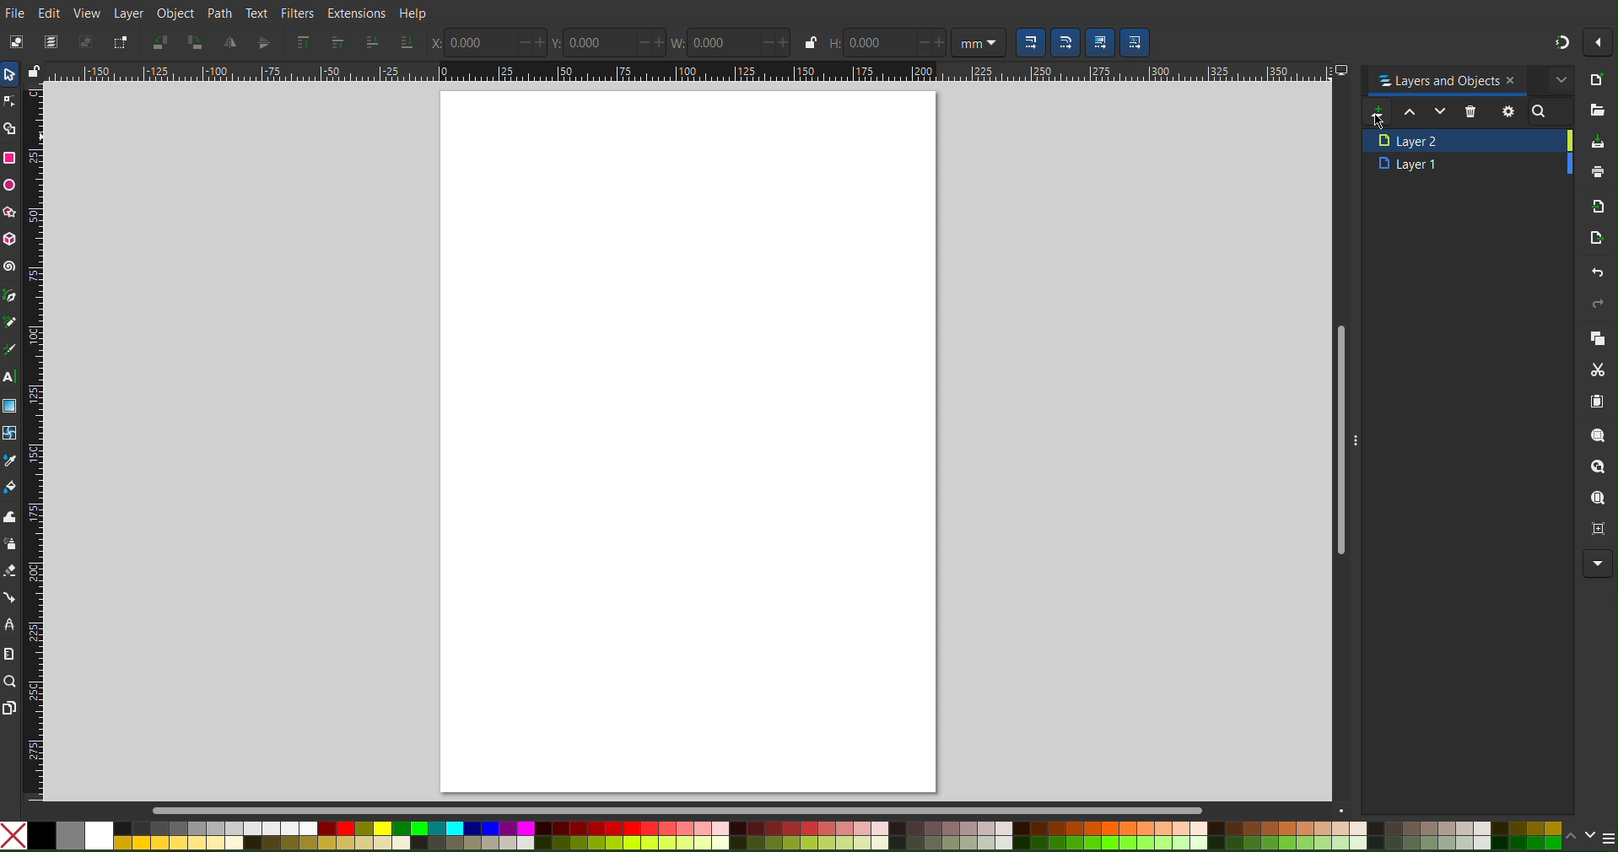 The image size is (1618, 852). What do you see at coordinates (1594, 208) in the screenshot?
I see `Import Bitmap` at bounding box center [1594, 208].